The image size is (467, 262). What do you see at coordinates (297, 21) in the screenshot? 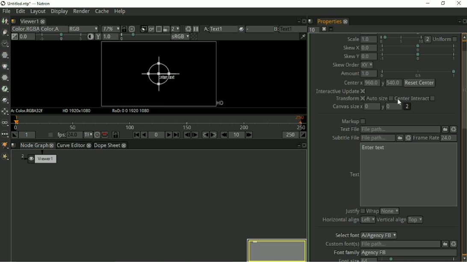
I see `Float pane` at bounding box center [297, 21].